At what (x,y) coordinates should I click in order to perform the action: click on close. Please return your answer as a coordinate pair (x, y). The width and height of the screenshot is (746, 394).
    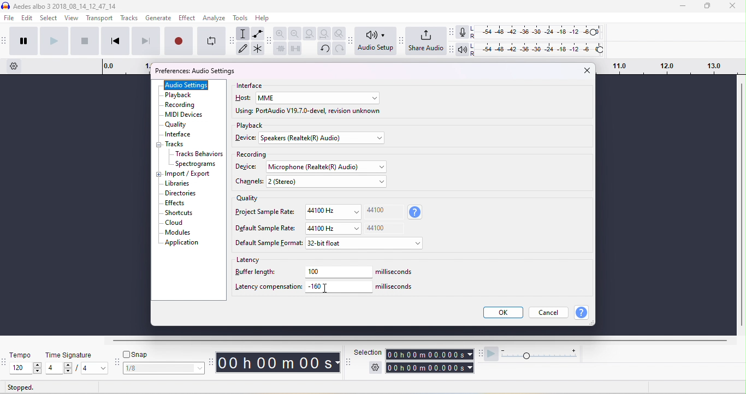
    Looking at the image, I should click on (732, 7).